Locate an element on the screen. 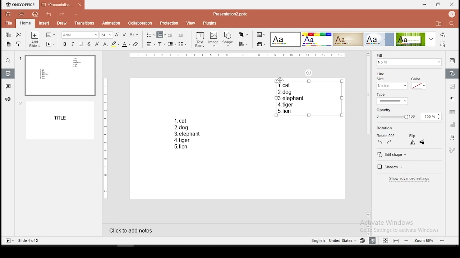  animation is located at coordinates (112, 23).